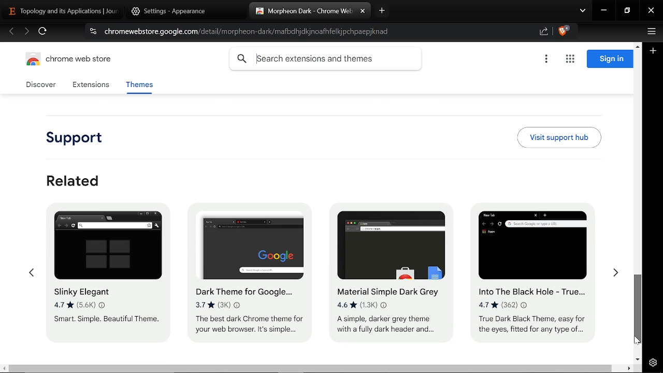 The width and height of the screenshot is (663, 373). What do you see at coordinates (382, 10) in the screenshot?
I see `New tab` at bounding box center [382, 10].